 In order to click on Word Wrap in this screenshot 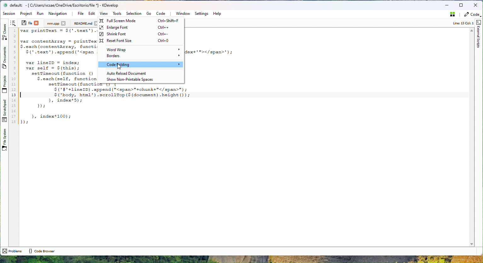, I will do `click(141, 50)`.